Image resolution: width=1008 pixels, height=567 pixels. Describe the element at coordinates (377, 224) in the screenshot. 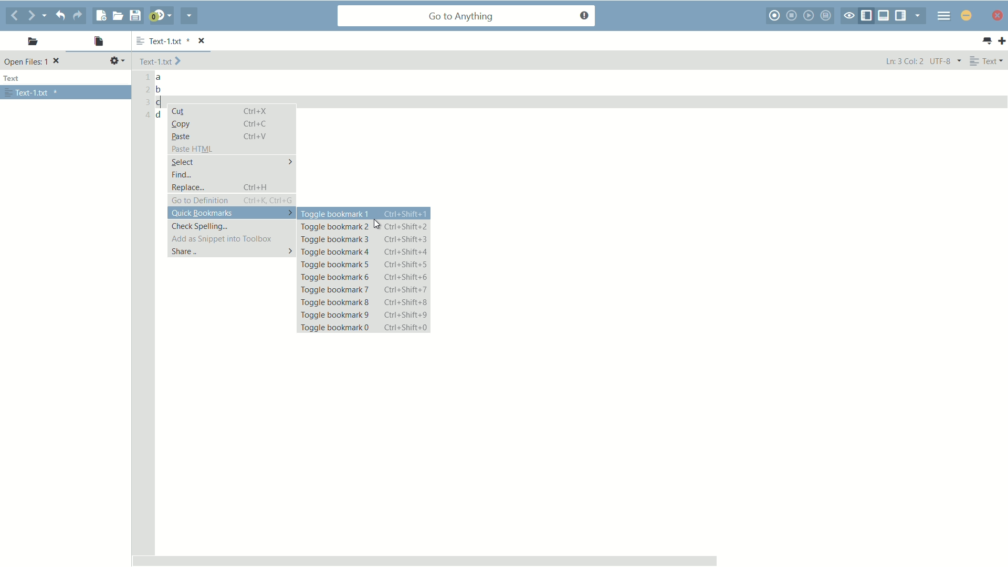

I see `cursor` at that location.